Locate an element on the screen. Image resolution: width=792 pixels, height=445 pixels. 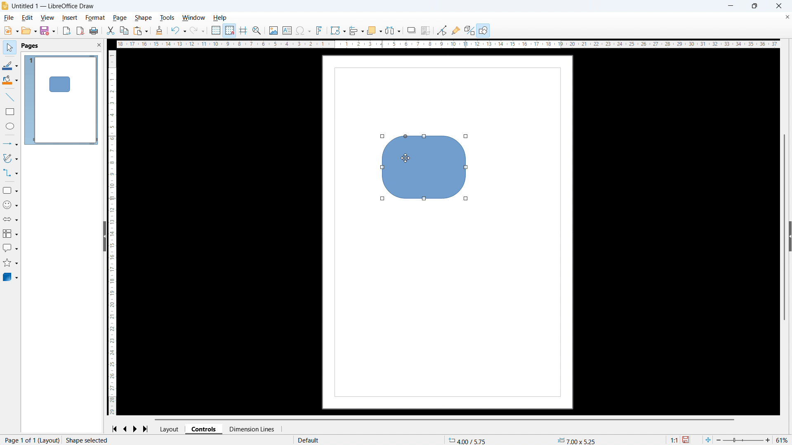
Page number  is located at coordinates (31, 440).